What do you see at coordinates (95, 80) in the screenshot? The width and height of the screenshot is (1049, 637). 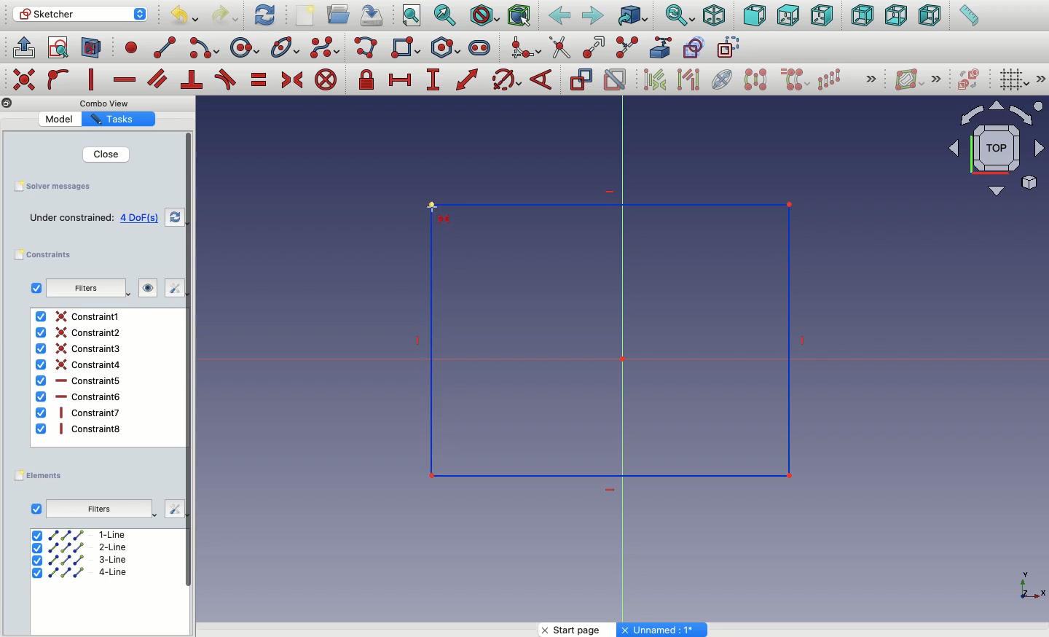 I see `constrain vertically ` at bounding box center [95, 80].